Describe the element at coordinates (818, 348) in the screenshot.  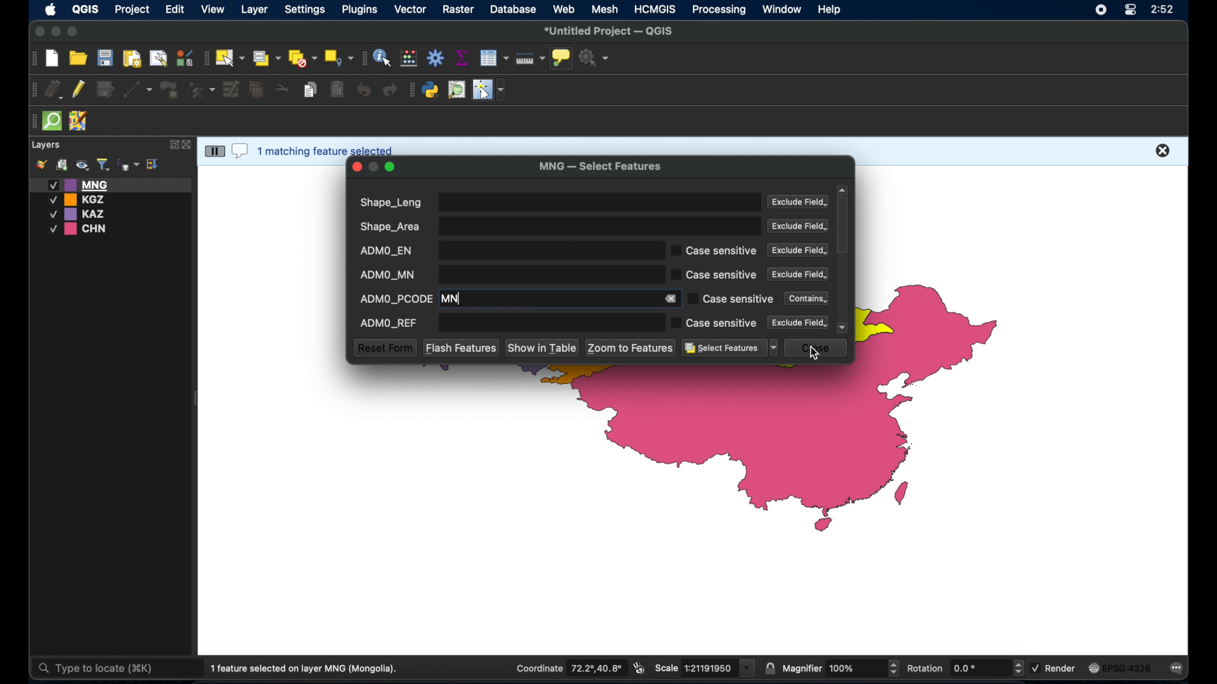
I see `close` at that location.